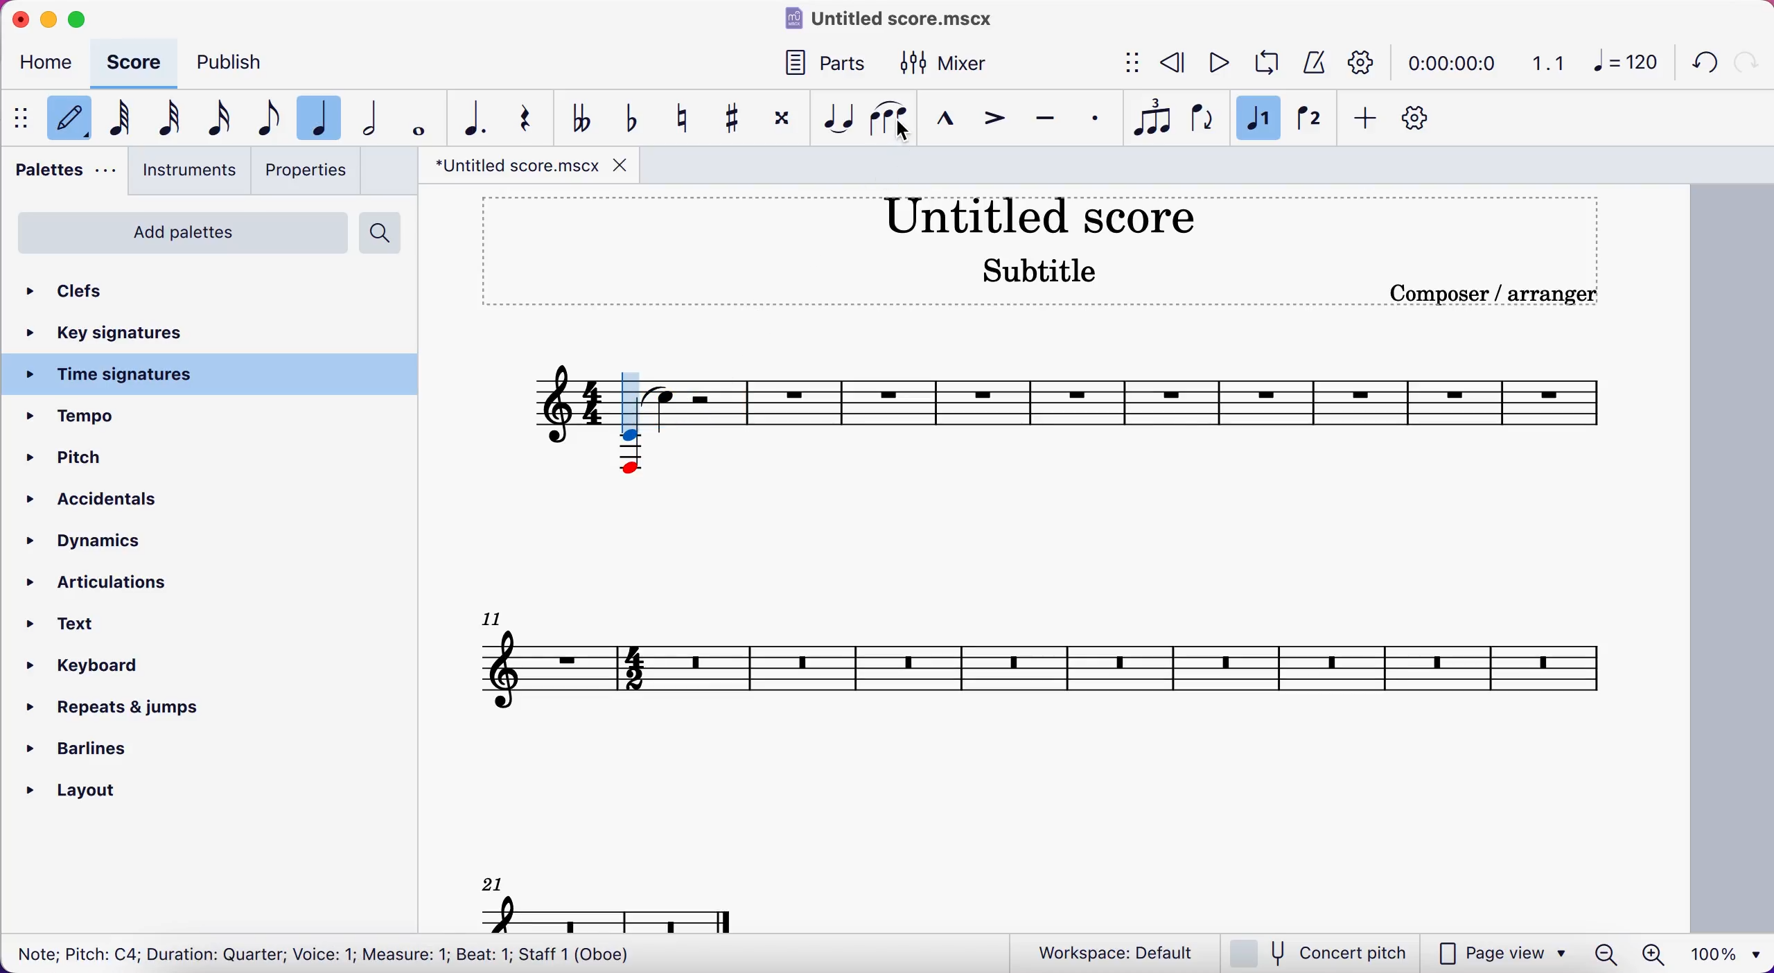  I want to click on toggle sharp, so click(732, 121).